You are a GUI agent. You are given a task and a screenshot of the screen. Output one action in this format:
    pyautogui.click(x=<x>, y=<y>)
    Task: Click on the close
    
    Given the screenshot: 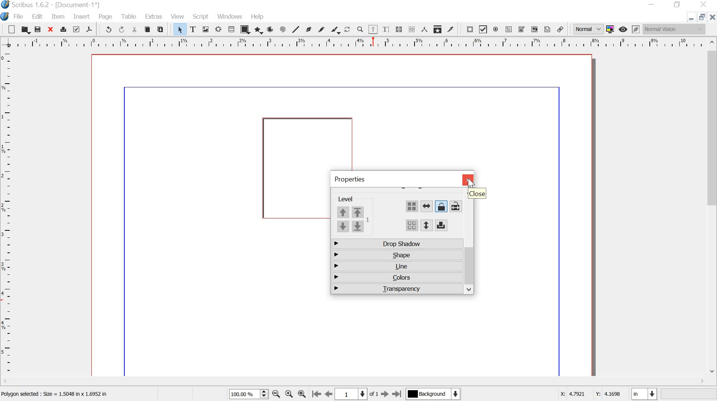 What is the action you would take?
    pyautogui.click(x=476, y=194)
    